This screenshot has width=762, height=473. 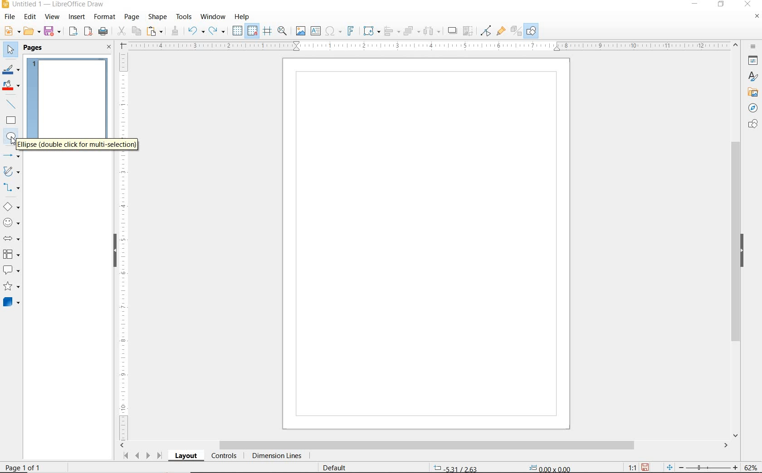 What do you see at coordinates (53, 5) in the screenshot?
I see `FILE NAME` at bounding box center [53, 5].